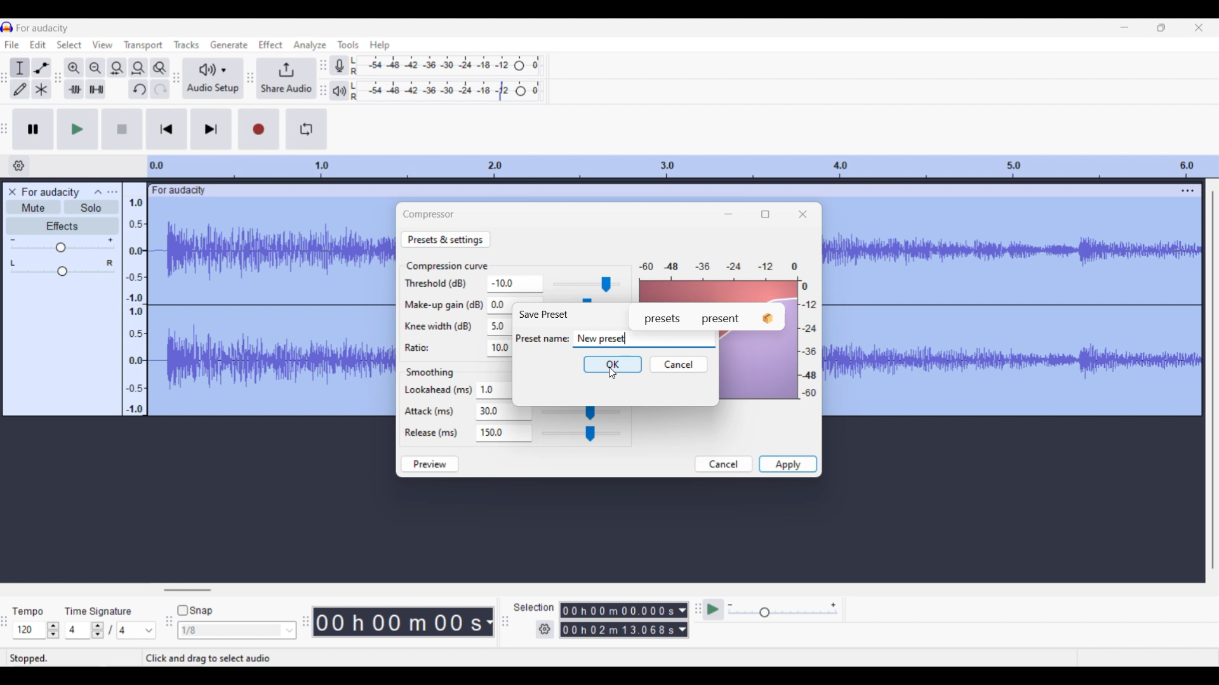  I want to click on Close track, so click(11, 192).